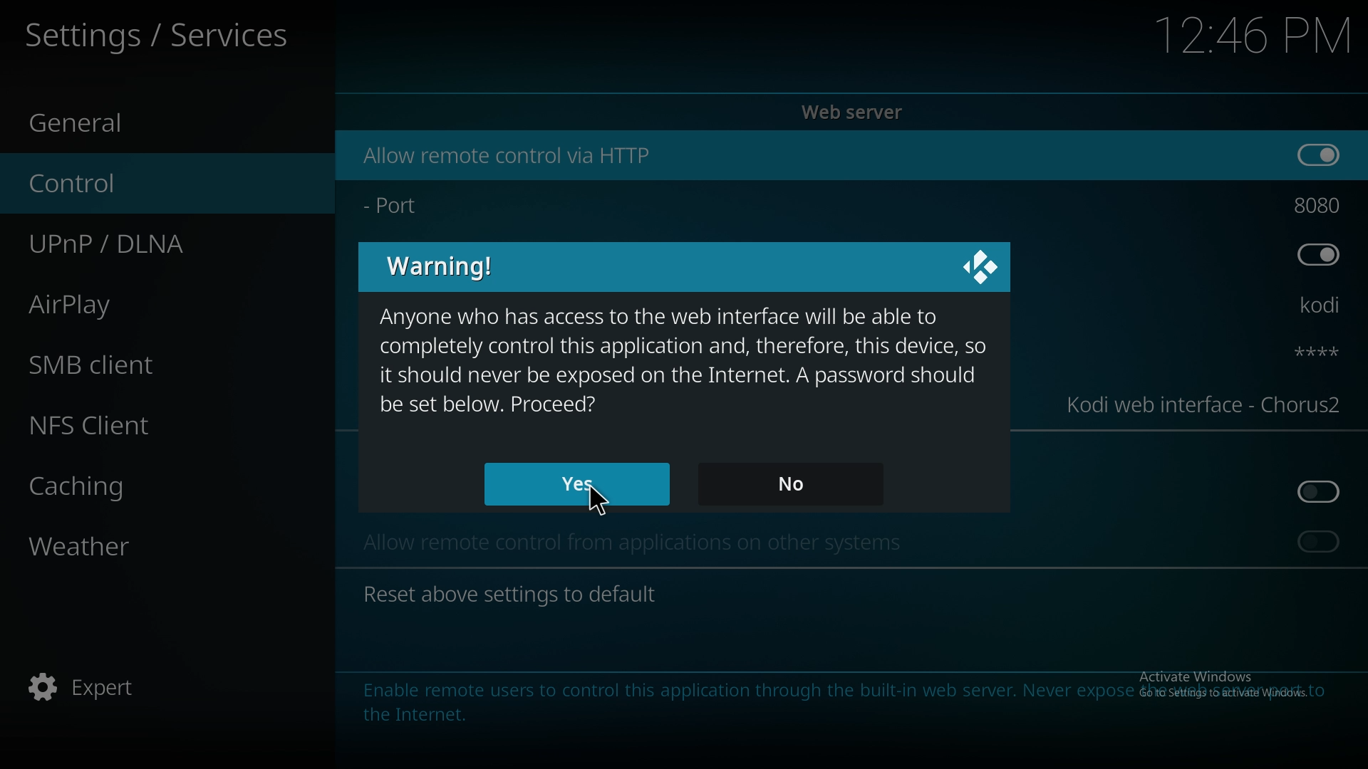 This screenshot has width=1368, height=769. Describe the element at coordinates (1318, 253) in the screenshot. I see `off` at that location.